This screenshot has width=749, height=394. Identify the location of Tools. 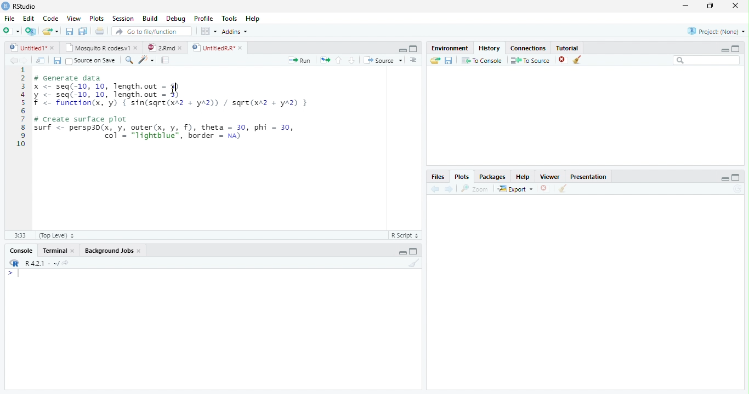
(228, 18).